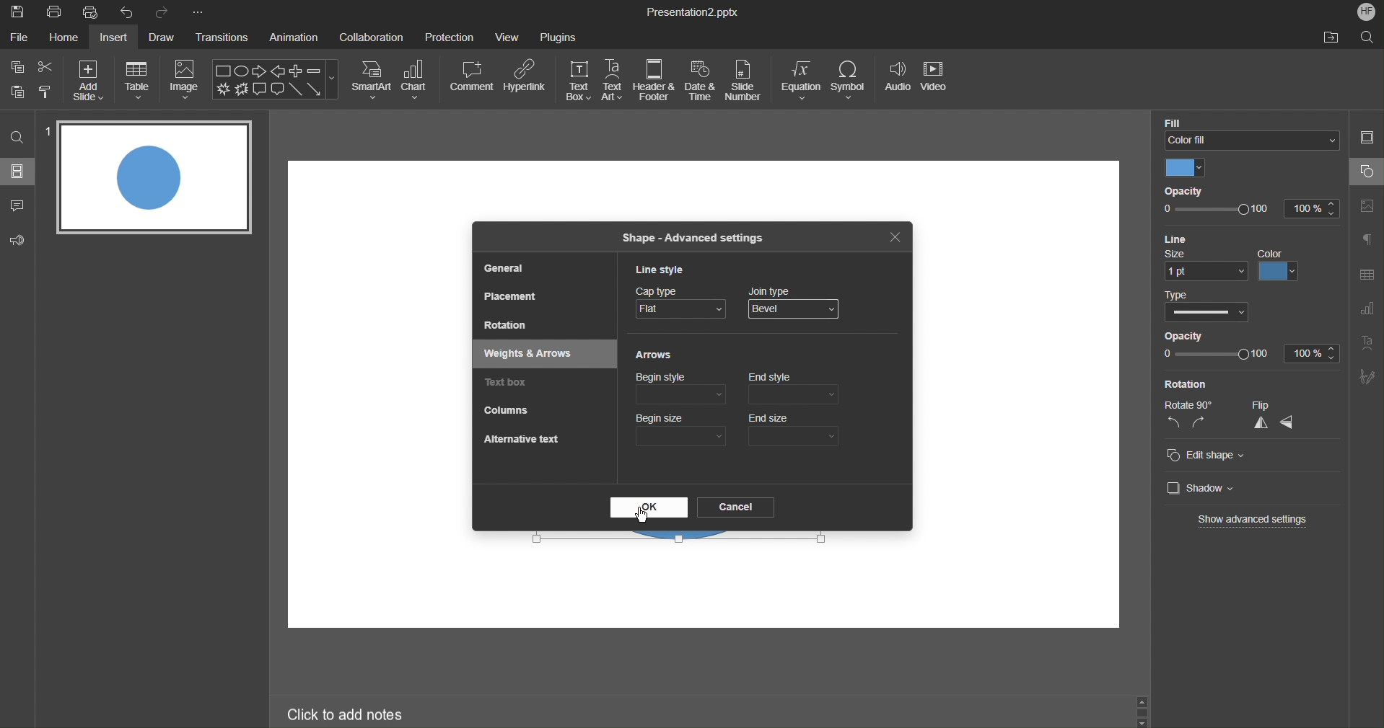 Image resolution: width=1384 pixels, height=728 pixels. I want to click on Slide 1, so click(152, 177).